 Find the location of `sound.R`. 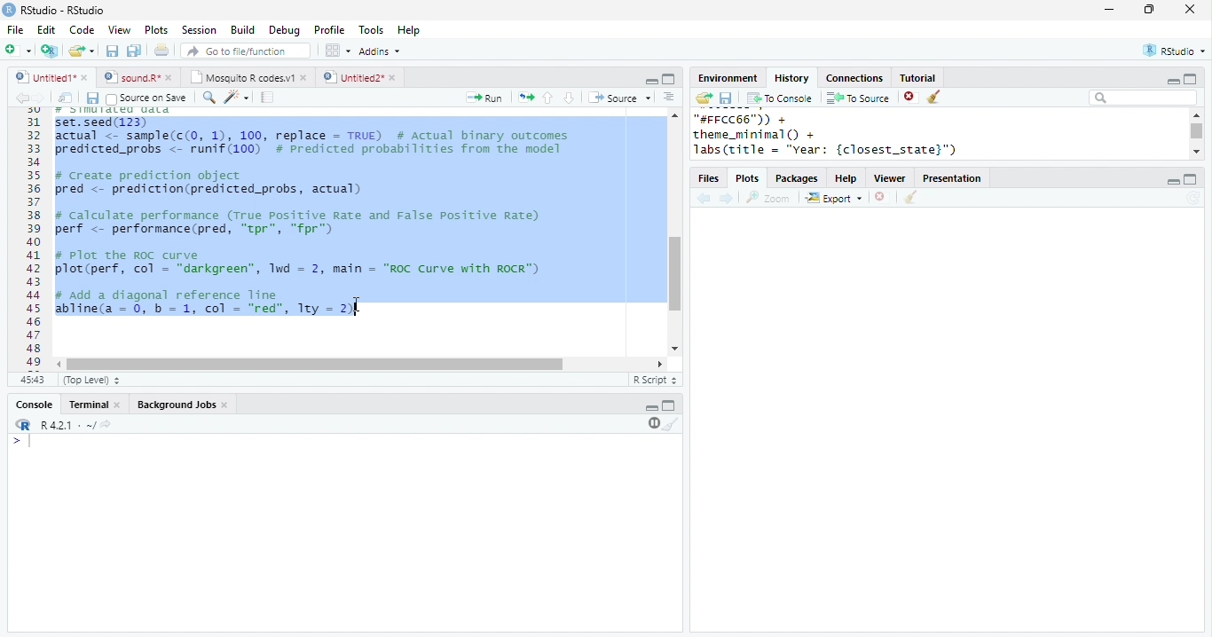

sound.R is located at coordinates (132, 77).